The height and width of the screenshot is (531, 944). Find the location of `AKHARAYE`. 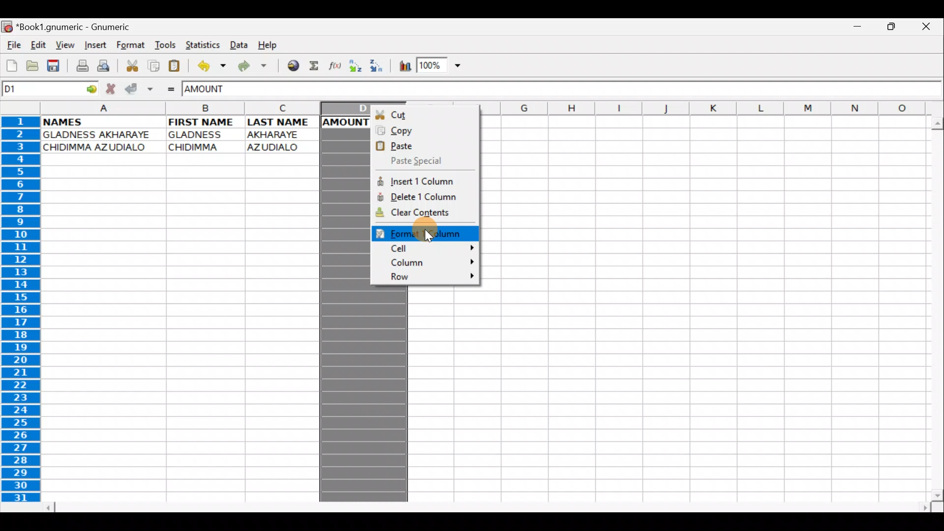

AKHARAYE is located at coordinates (274, 134).